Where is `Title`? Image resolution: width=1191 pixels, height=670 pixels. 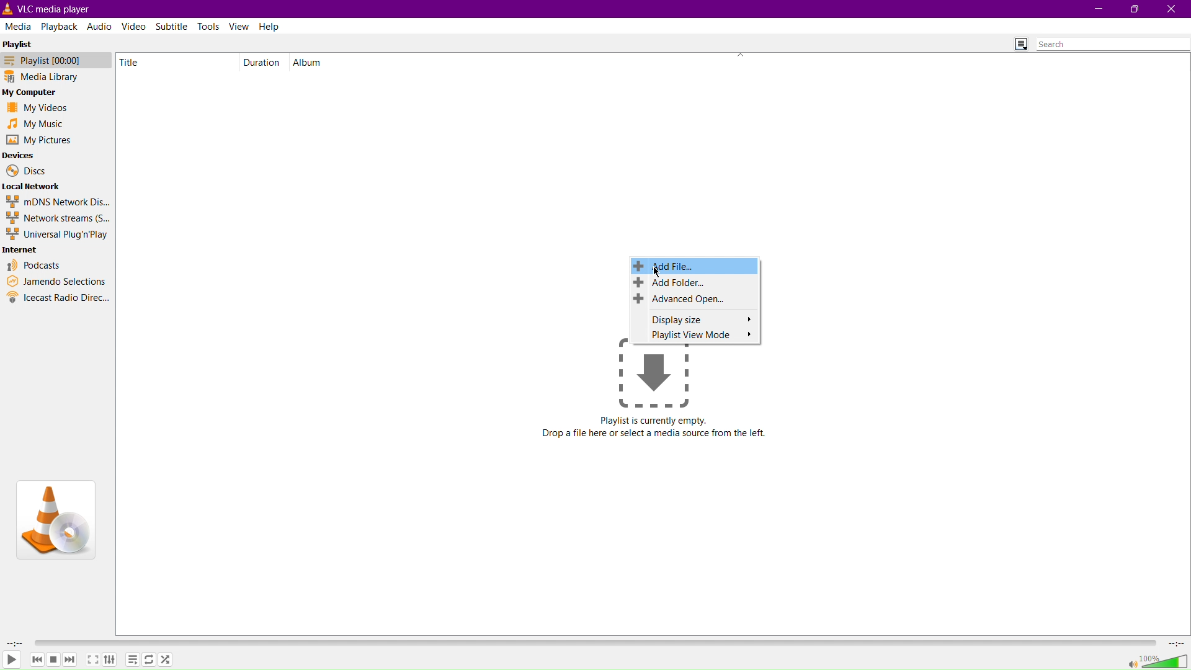
Title is located at coordinates (140, 62).